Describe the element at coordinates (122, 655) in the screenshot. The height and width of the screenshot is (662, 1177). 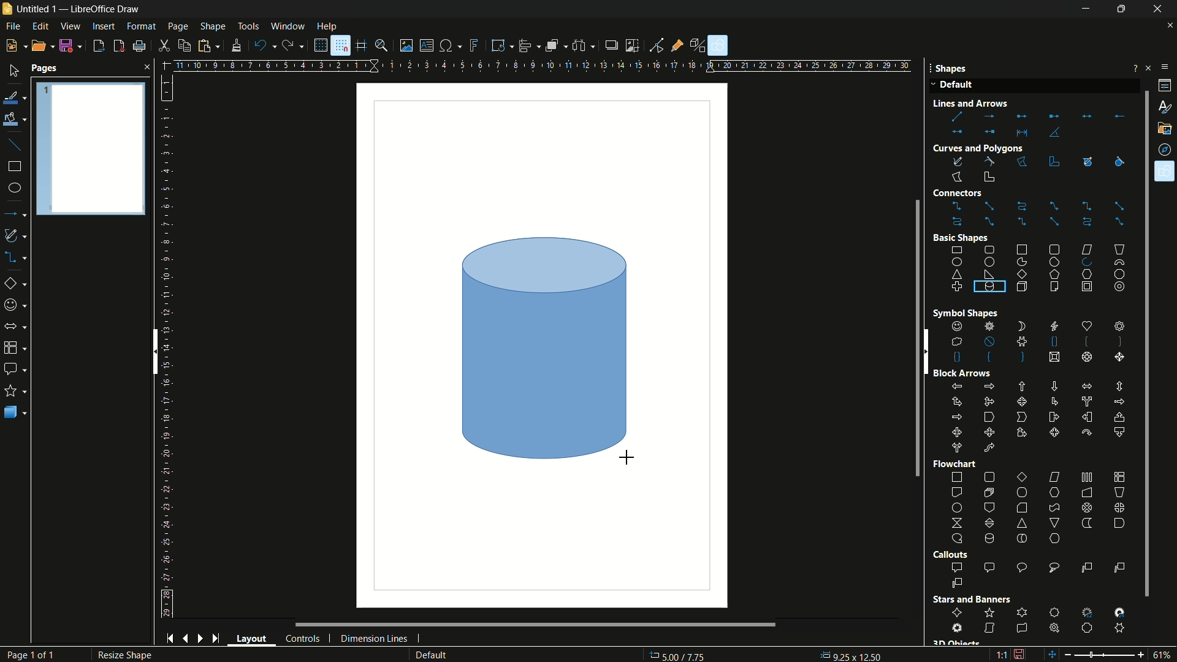
I see `Resize Shape` at that location.